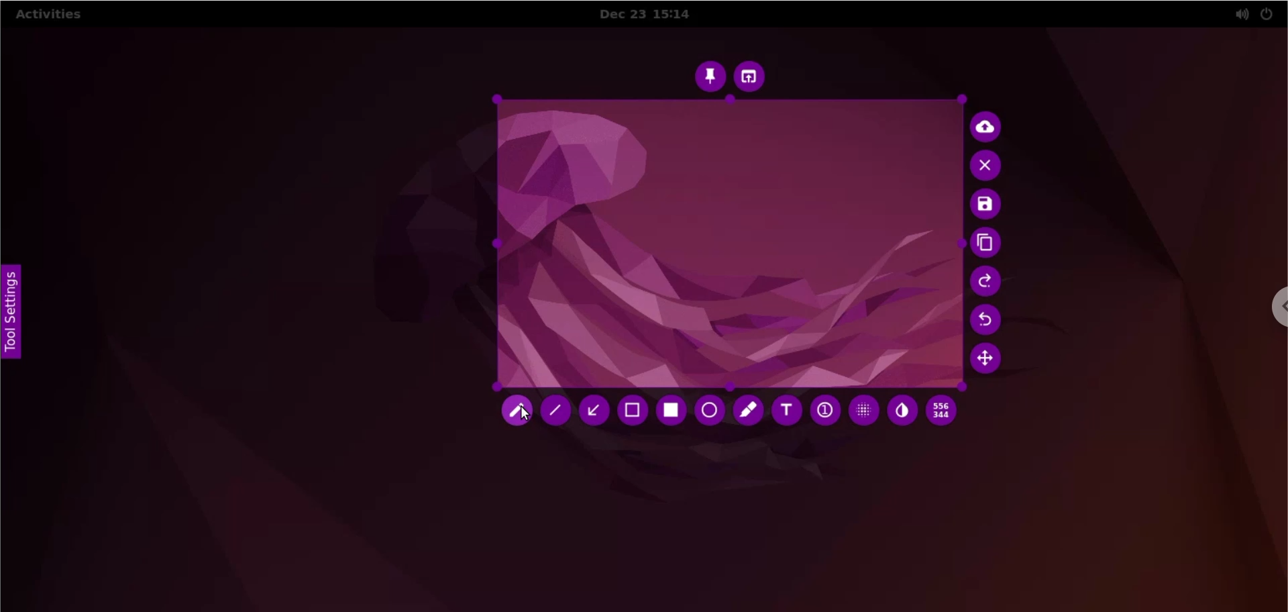  Describe the element at coordinates (989, 205) in the screenshot. I see `save` at that location.